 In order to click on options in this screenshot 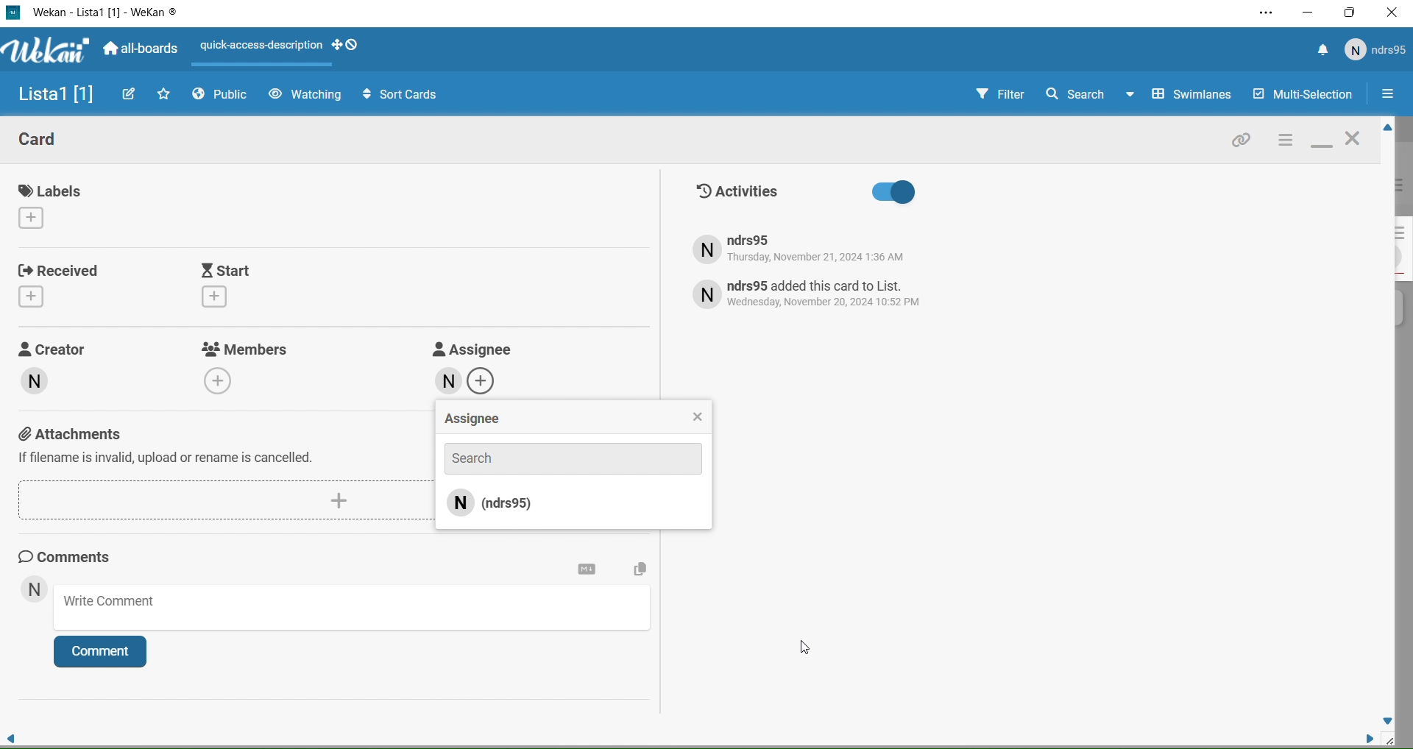, I will do `click(1284, 141)`.